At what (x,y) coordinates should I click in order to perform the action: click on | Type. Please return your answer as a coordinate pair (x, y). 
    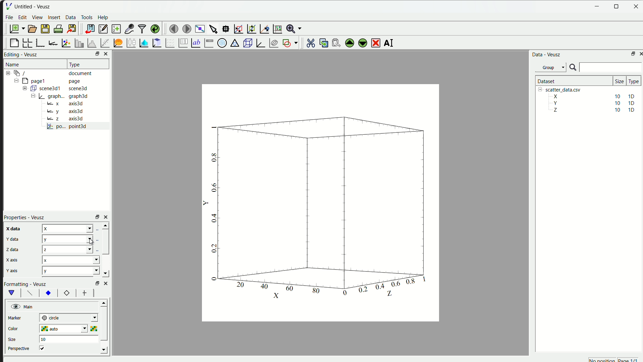
    Looking at the image, I should click on (76, 64).